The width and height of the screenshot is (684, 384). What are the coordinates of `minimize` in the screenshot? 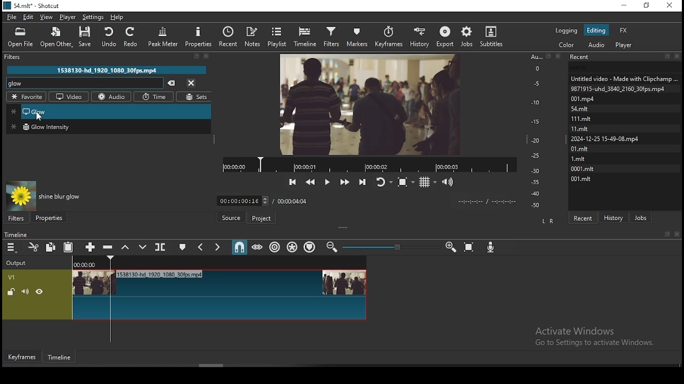 It's located at (623, 6).